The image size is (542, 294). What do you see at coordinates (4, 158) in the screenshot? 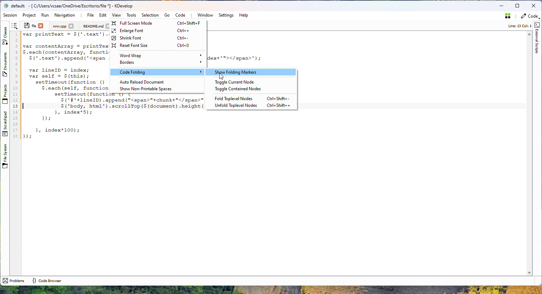
I see `File System` at bounding box center [4, 158].